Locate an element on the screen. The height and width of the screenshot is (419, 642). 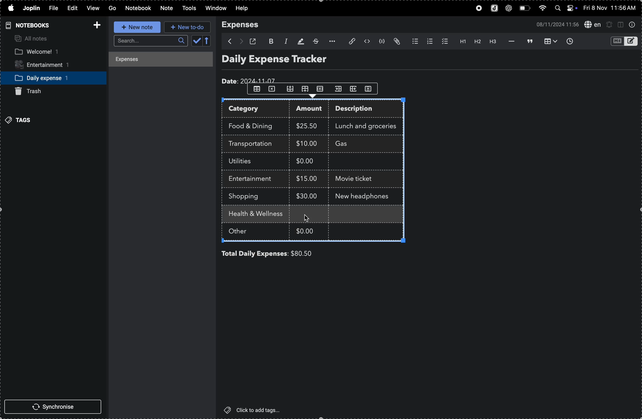
checklist is located at coordinates (443, 41).